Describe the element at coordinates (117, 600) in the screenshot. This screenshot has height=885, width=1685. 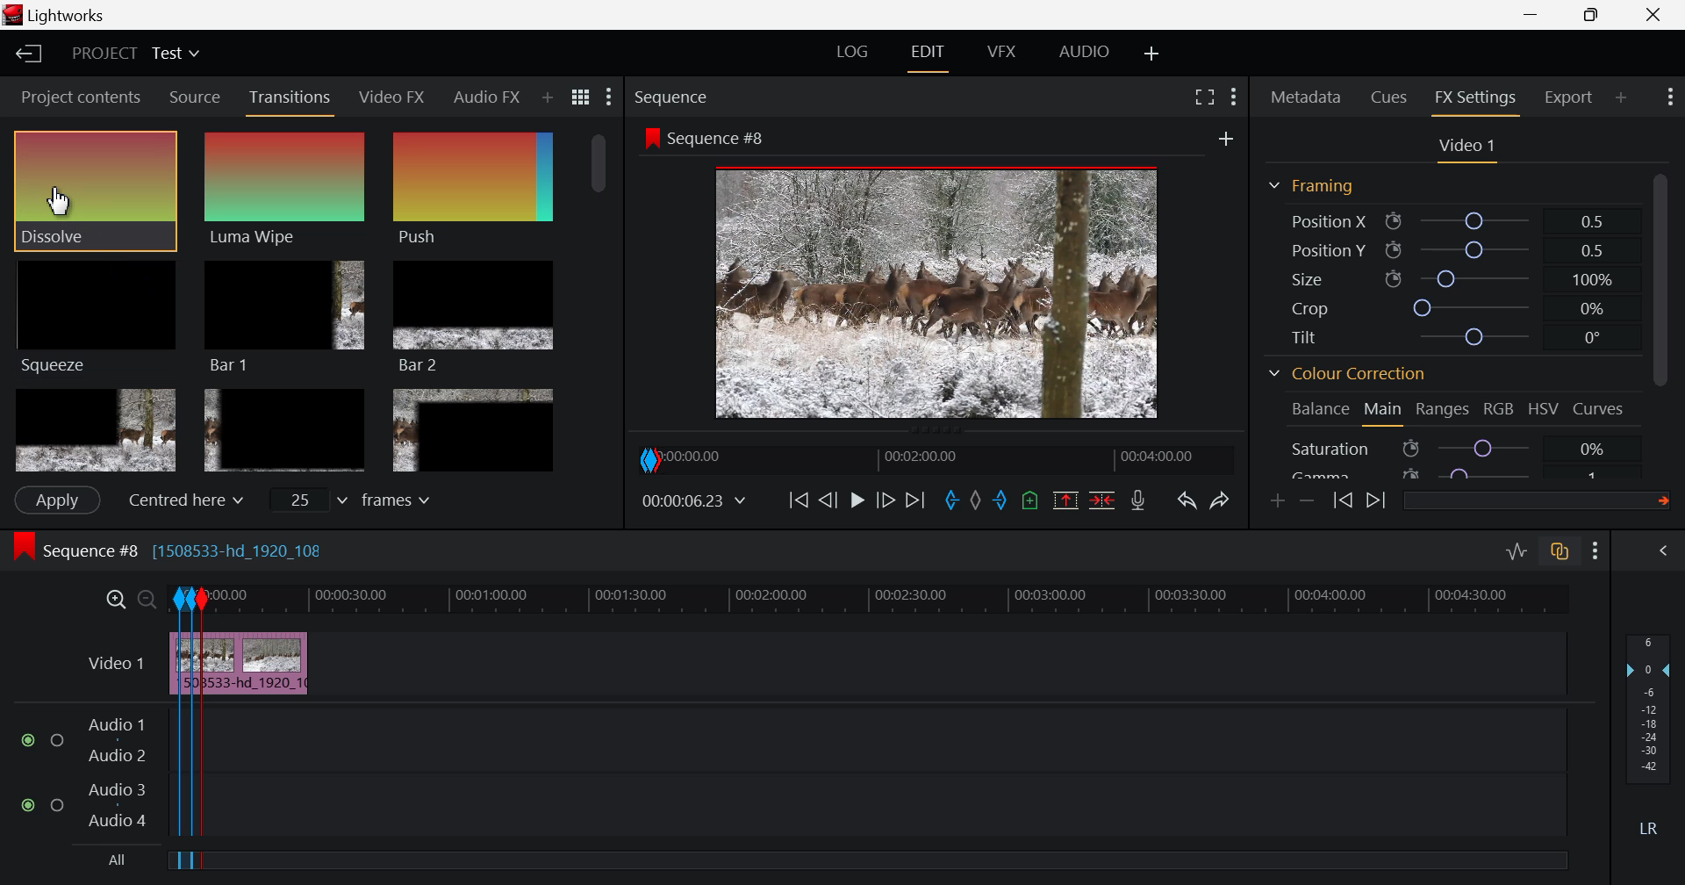
I see `Timeline Zoom In` at that location.